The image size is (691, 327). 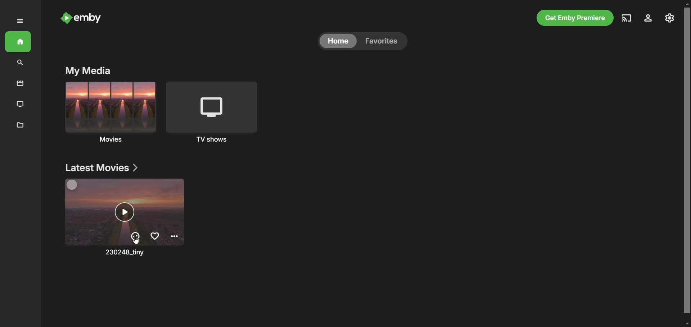 What do you see at coordinates (19, 42) in the screenshot?
I see `home` at bounding box center [19, 42].